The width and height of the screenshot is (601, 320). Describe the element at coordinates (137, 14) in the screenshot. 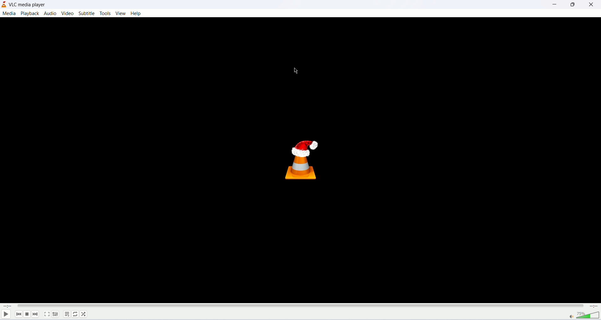

I see `help` at that location.